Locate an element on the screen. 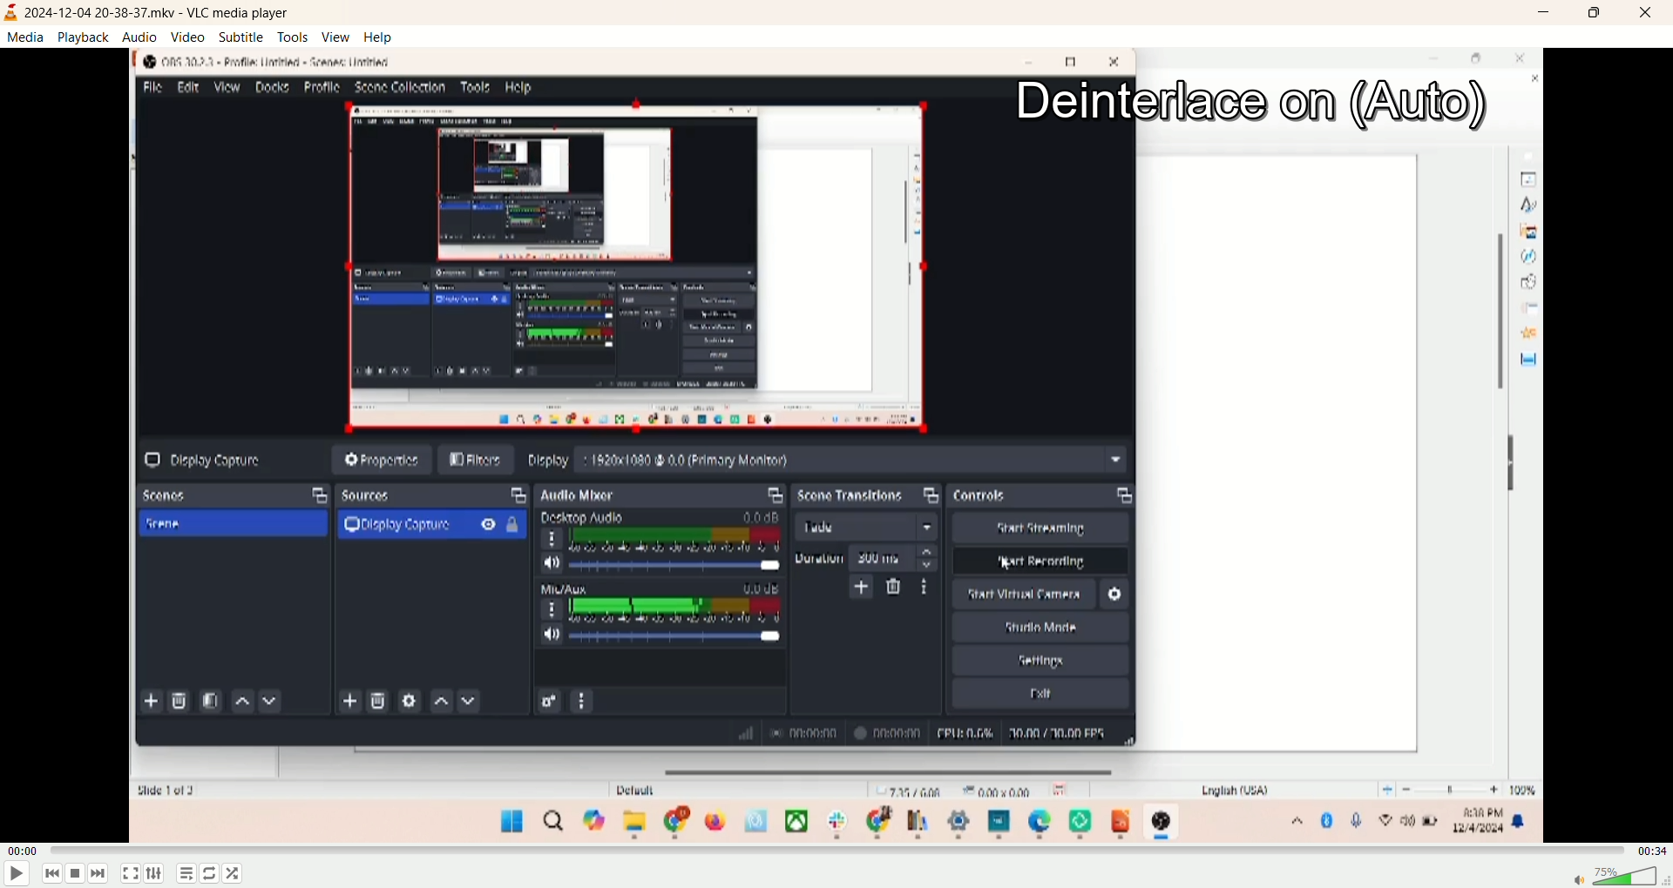  deinterlace on is located at coordinates (1254, 105).